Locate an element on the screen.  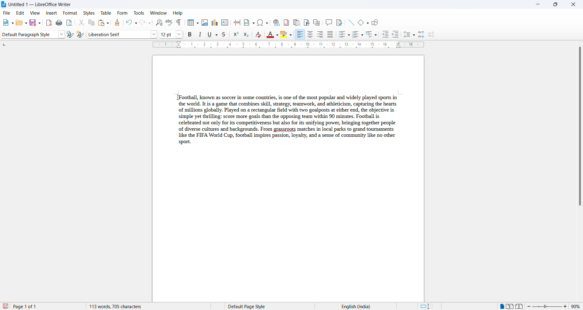
line spacing is located at coordinates (406, 34).